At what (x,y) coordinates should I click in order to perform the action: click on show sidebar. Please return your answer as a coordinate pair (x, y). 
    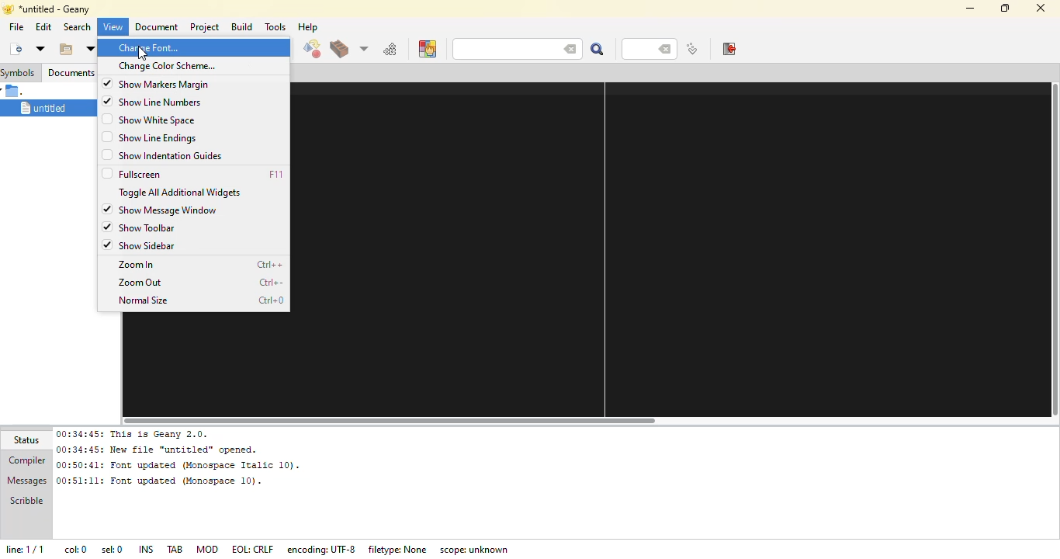
    Looking at the image, I should click on (150, 245).